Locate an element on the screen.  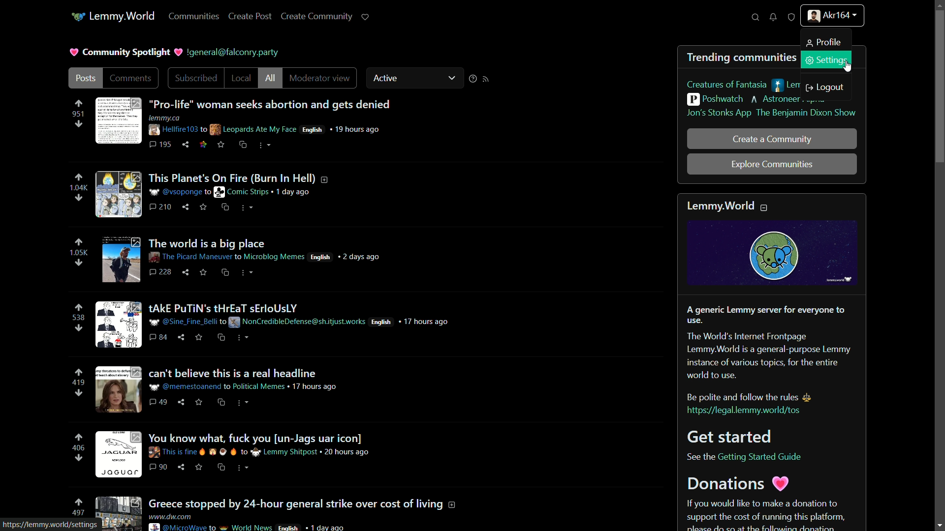
post-5 is located at coordinates (216, 389).